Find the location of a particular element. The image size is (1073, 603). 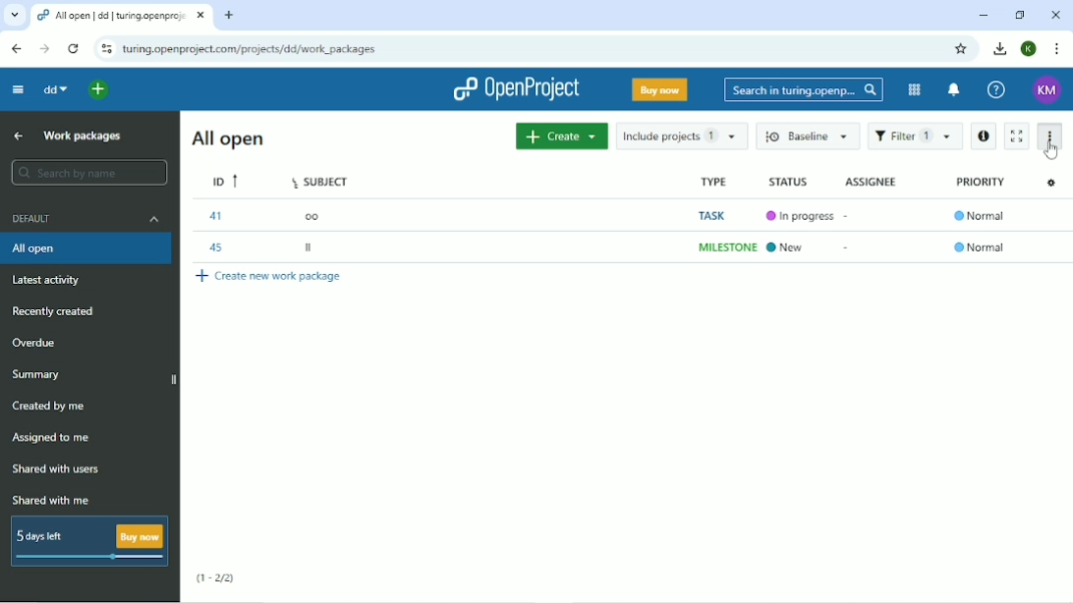

(1-2/2) is located at coordinates (216, 578).